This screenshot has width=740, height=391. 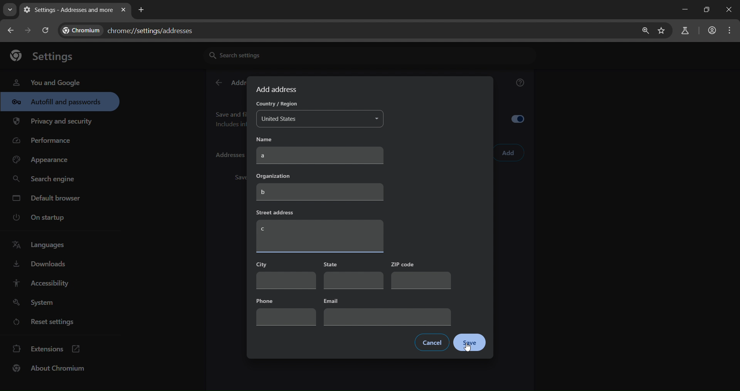 I want to click on organization, so click(x=276, y=176).